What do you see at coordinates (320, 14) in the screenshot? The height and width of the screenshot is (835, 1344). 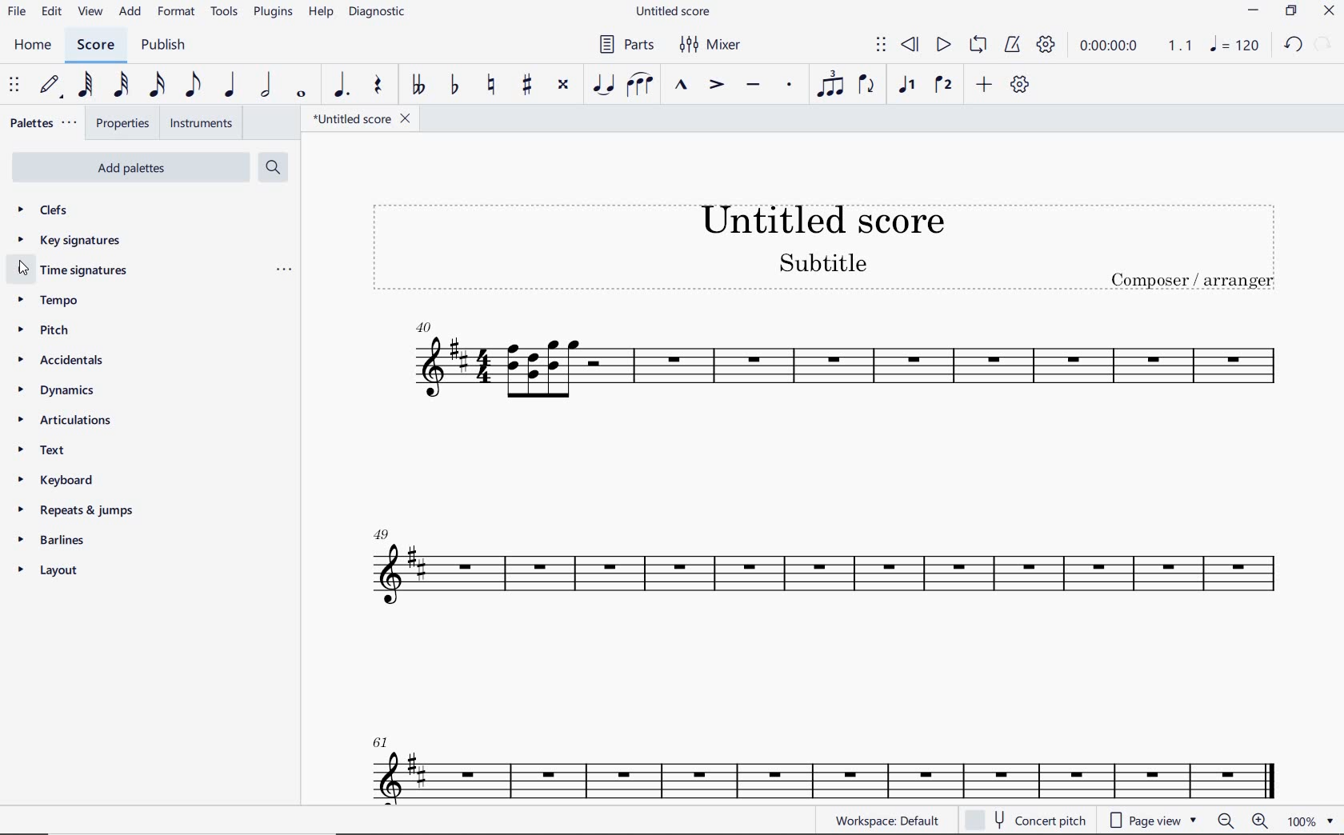 I see `HELP` at bounding box center [320, 14].